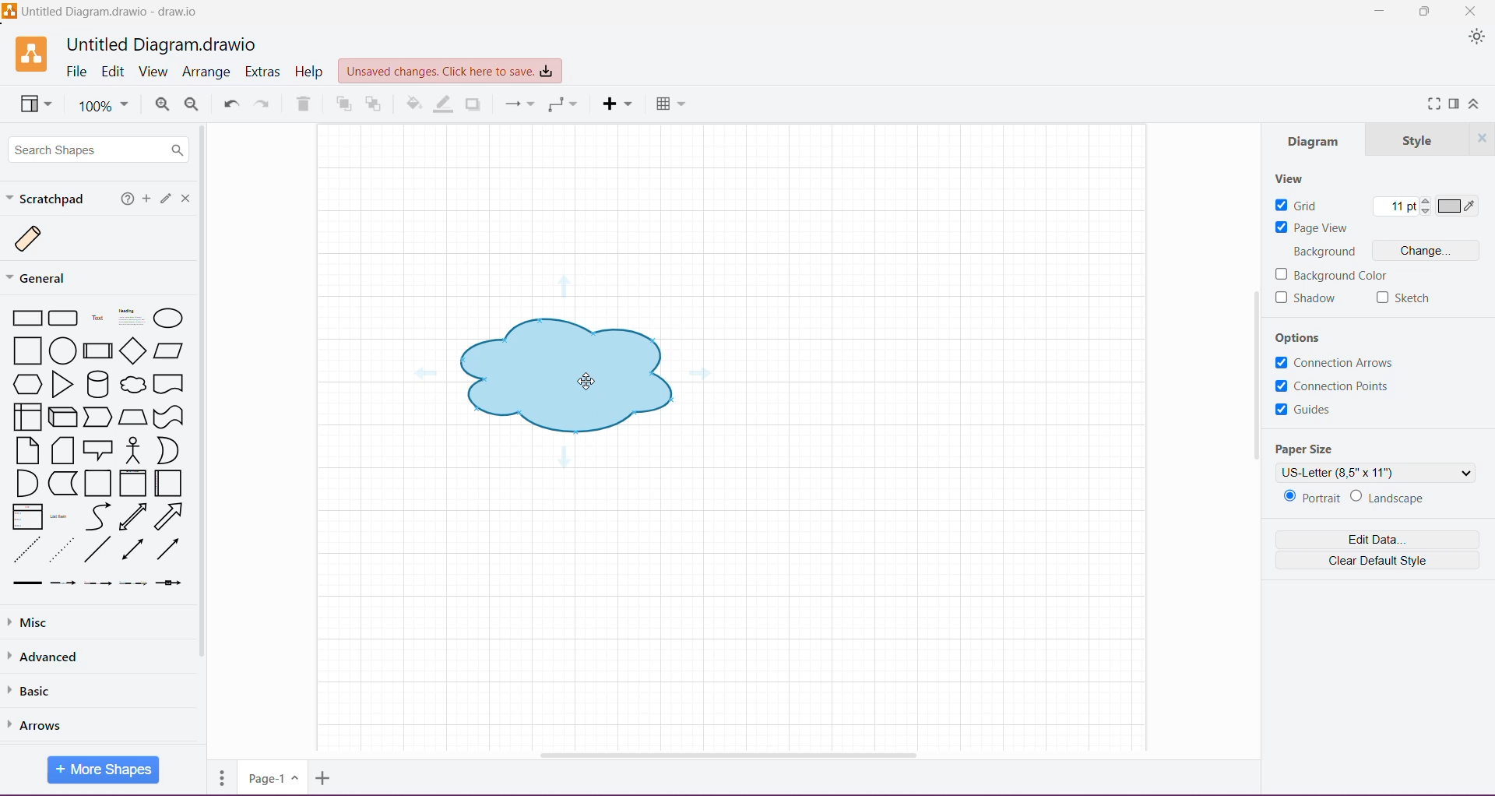 This screenshot has height=796, width=1495. I want to click on Waypoint, so click(562, 104).